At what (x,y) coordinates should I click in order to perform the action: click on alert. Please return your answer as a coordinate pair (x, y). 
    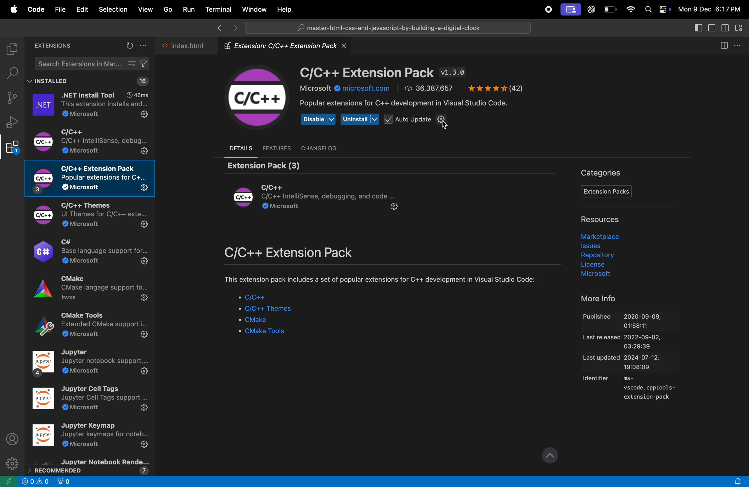
    Looking at the image, I should click on (738, 479).